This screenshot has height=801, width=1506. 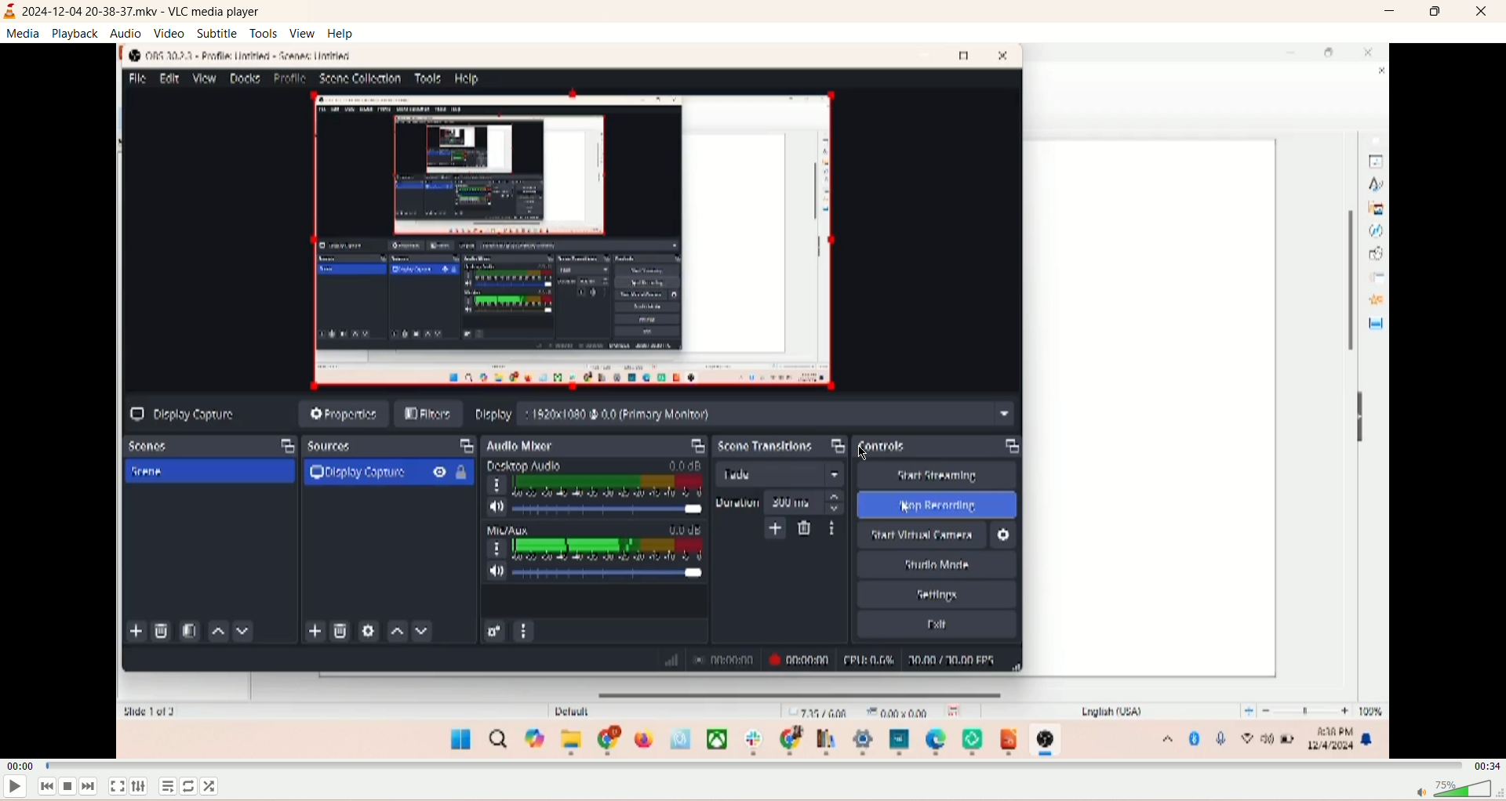 What do you see at coordinates (20, 770) in the screenshot?
I see `played time` at bounding box center [20, 770].